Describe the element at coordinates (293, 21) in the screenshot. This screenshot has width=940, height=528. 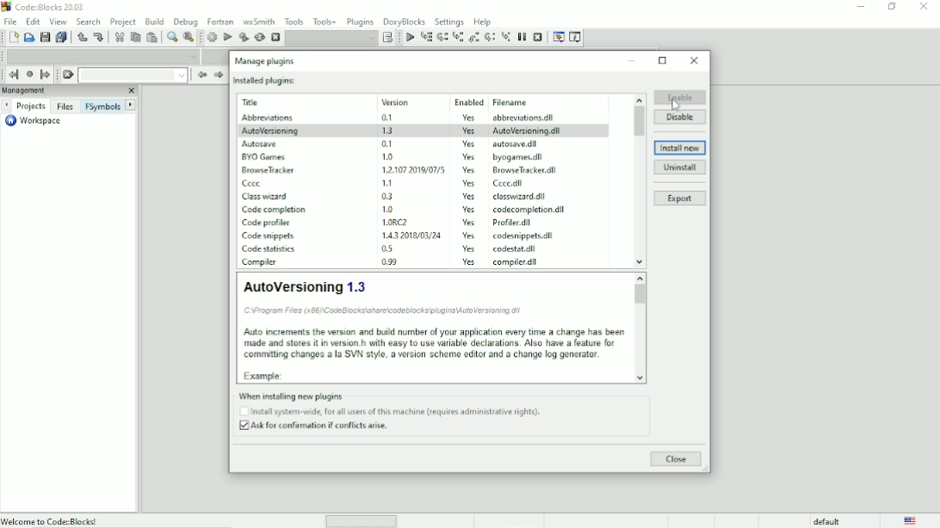
I see `Tools` at that location.